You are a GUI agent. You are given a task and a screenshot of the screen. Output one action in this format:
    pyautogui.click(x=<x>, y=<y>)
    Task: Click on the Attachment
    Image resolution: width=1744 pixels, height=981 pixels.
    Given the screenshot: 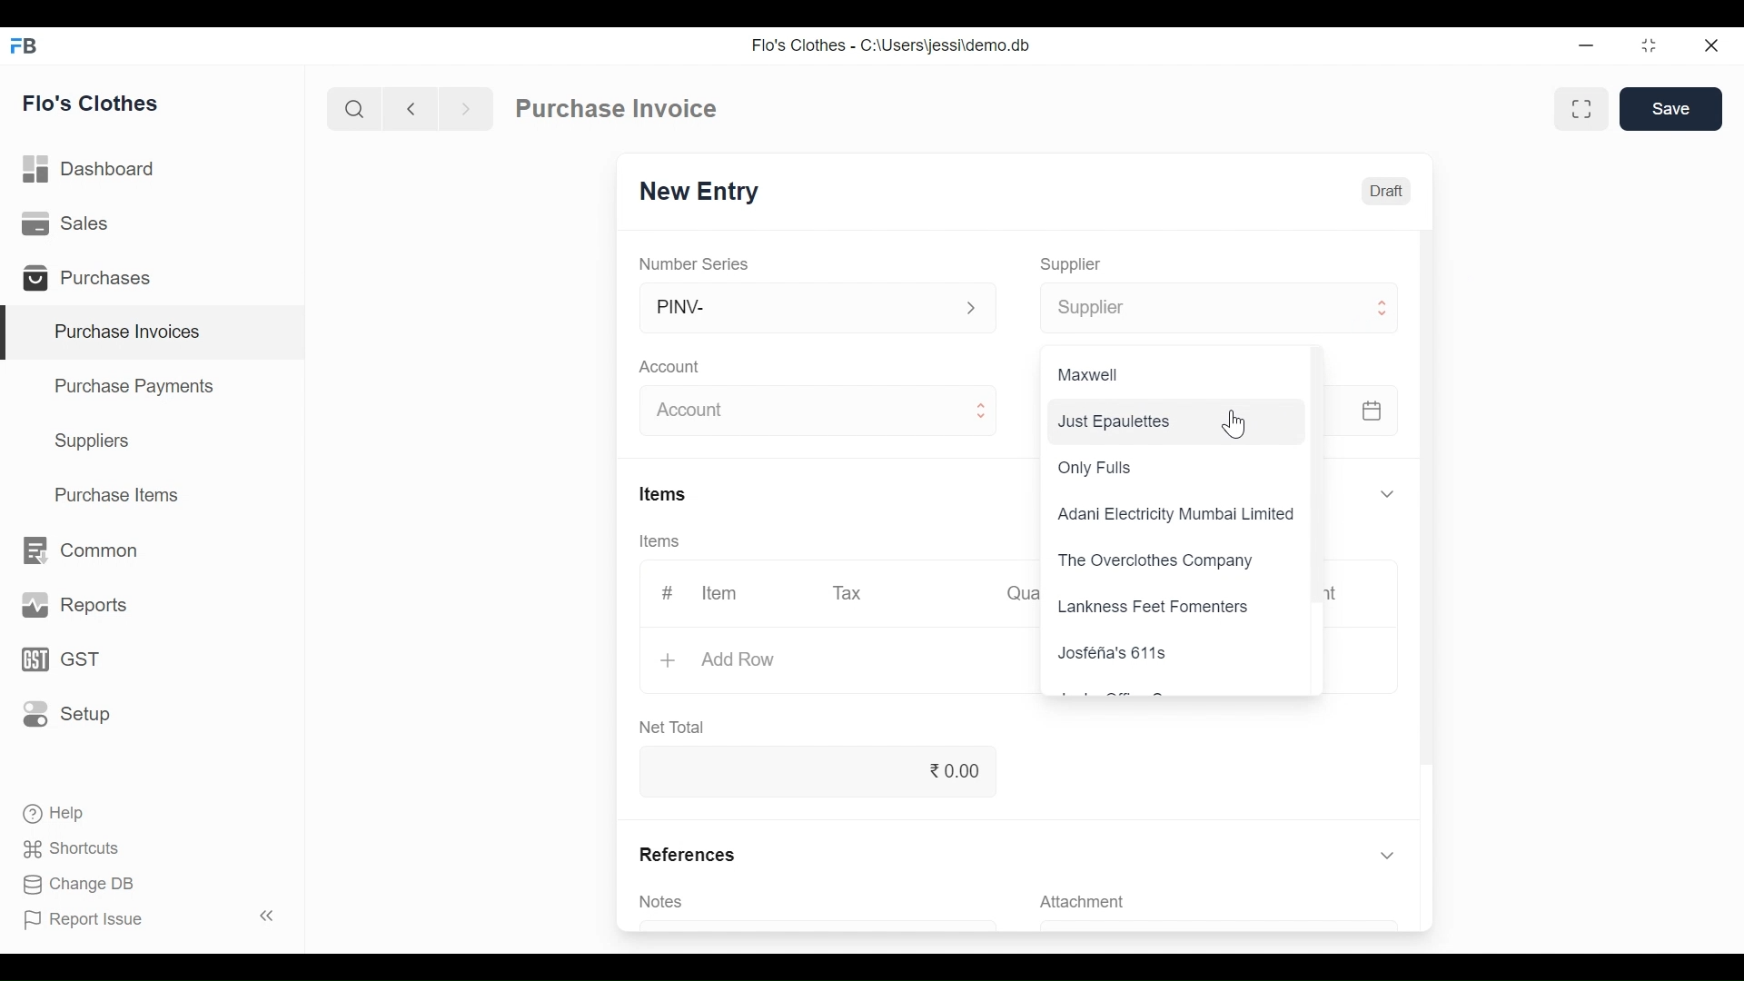 What is the action you would take?
    pyautogui.click(x=1085, y=901)
    